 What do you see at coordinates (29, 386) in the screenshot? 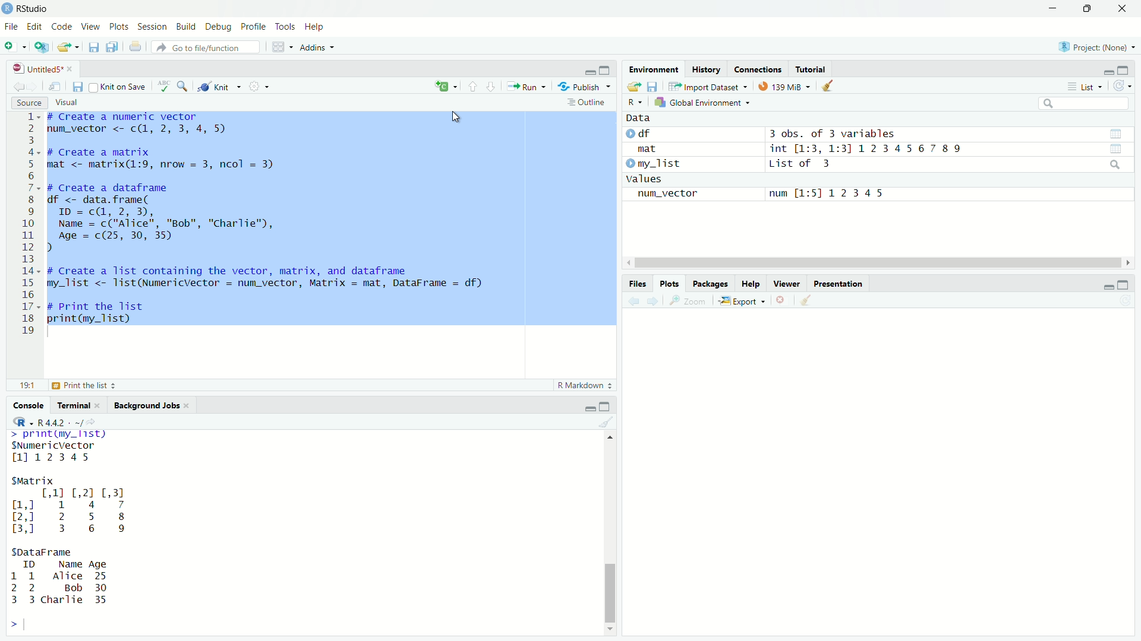
I see `19:1` at bounding box center [29, 386].